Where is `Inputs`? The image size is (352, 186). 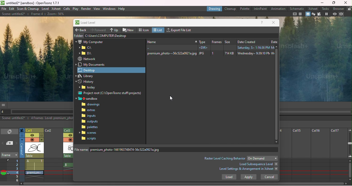
Inputs is located at coordinates (90, 116).